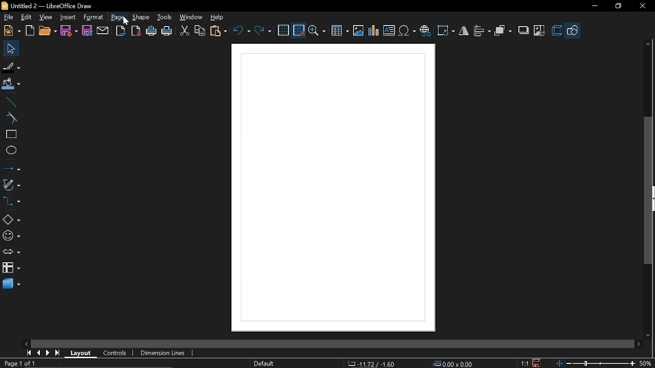  Describe the element at coordinates (10, 152) in the screenshot. I see `Ellipse` at that location.